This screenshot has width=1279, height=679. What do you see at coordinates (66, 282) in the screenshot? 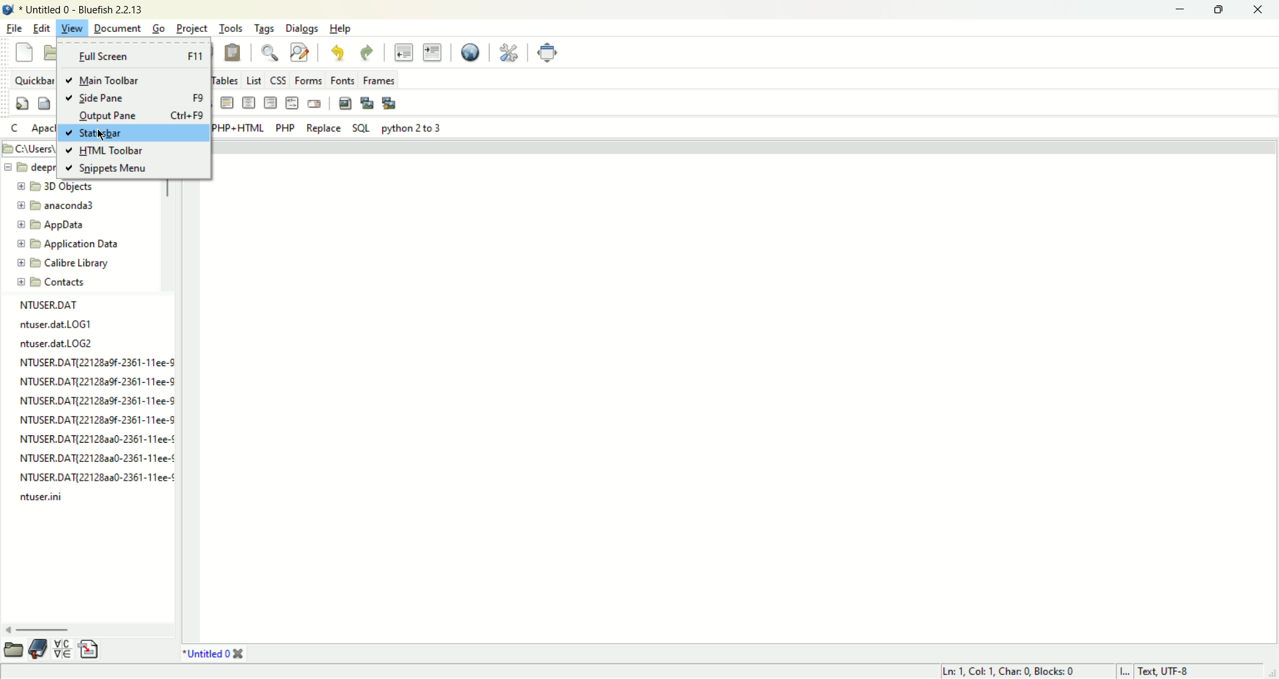
I see `Contacts` at bounding box center [66, 282].